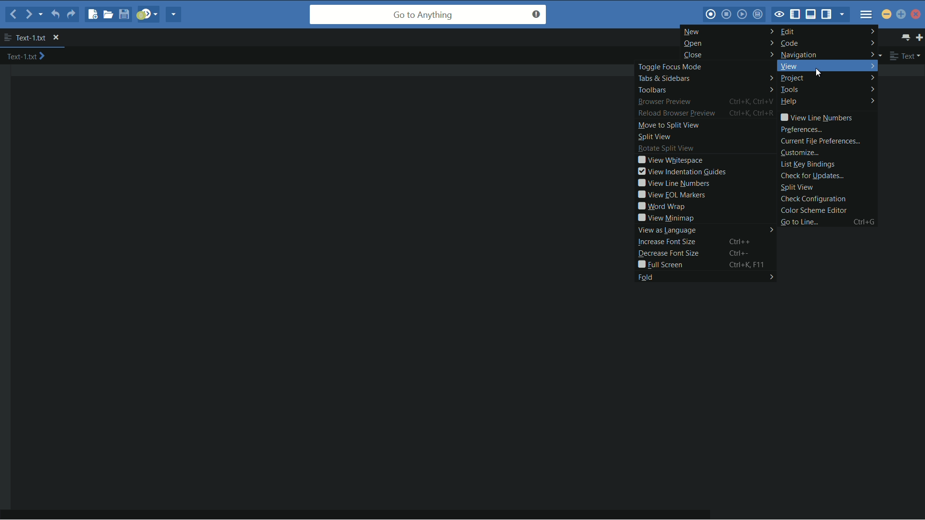 The image size is (925, 520). Describe the element at coordinates (664, 102) in the screenshot. I see `browse preview` at that location.